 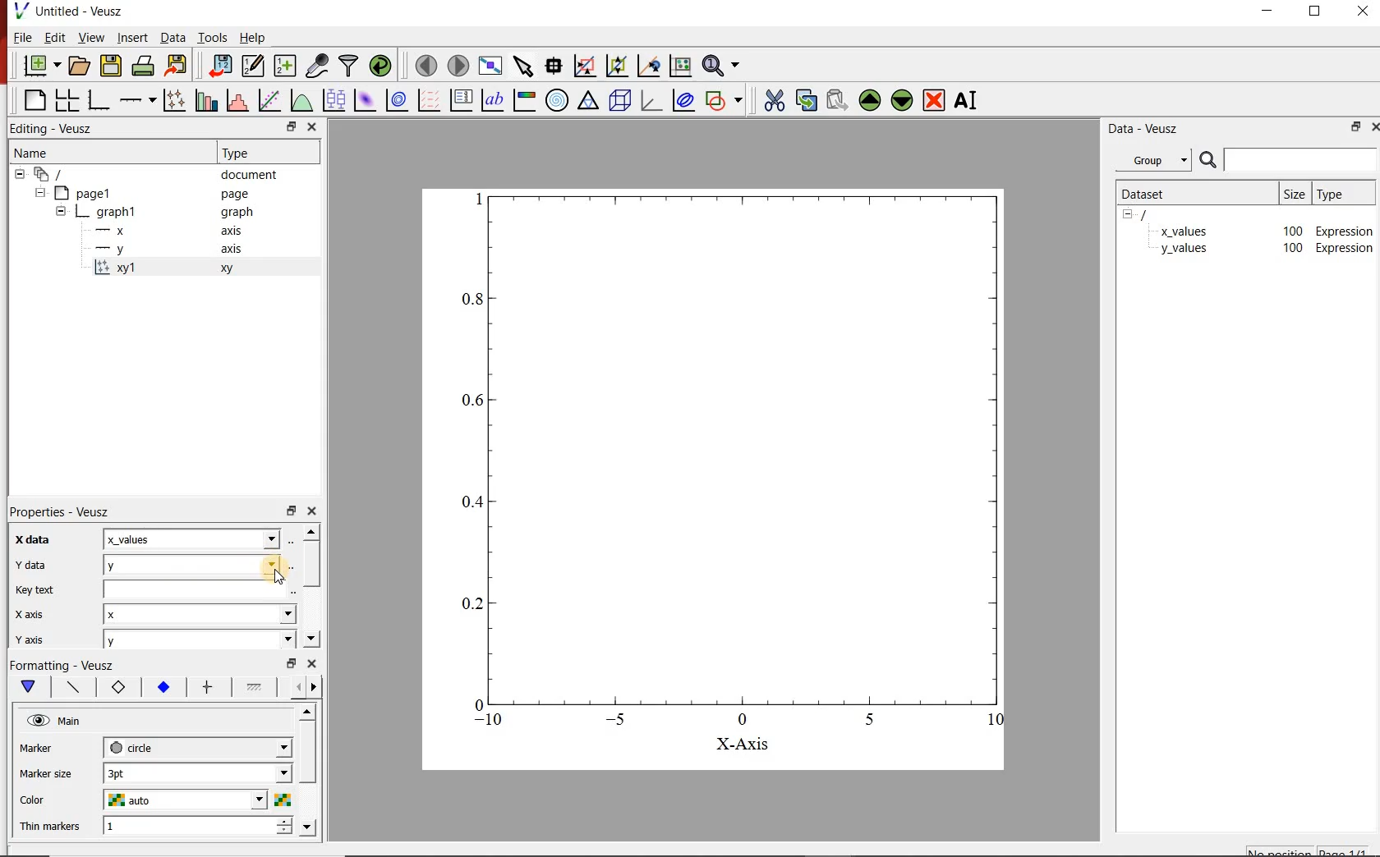 What do you see at coordinates (163, 686) in the screenshot?
I see `marker fill` at bounding box center [163, 686].